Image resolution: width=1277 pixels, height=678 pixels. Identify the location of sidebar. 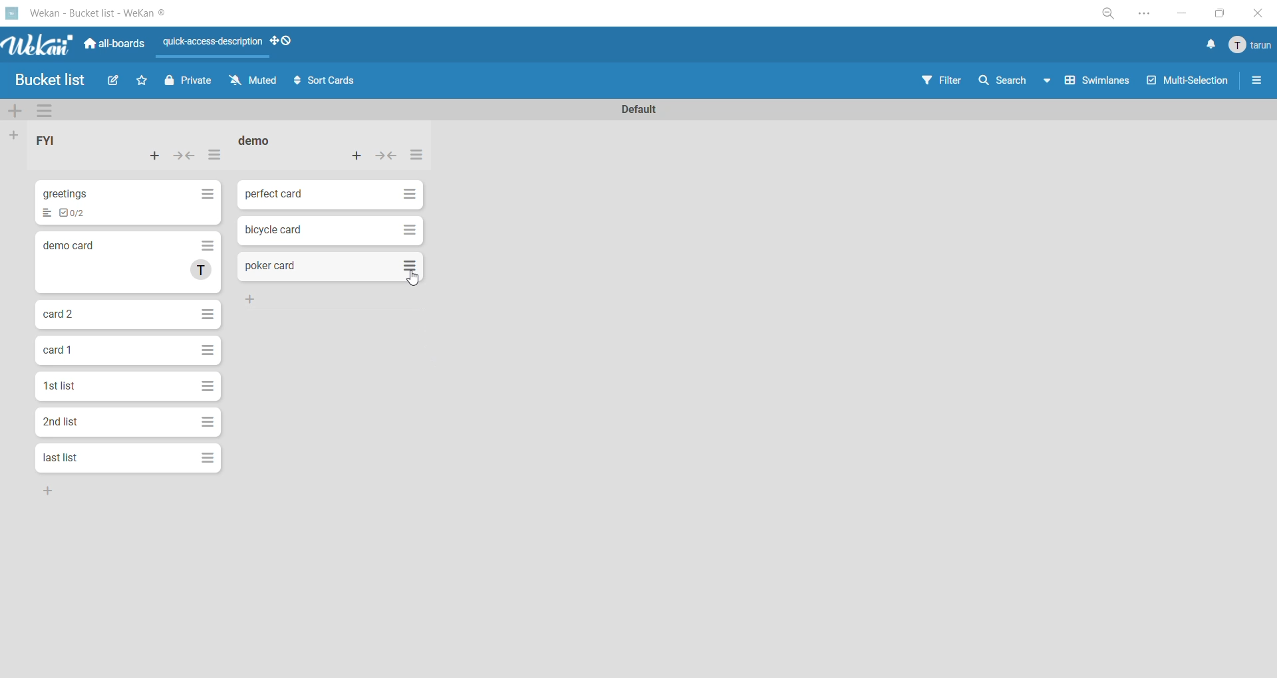
(1256, 83).